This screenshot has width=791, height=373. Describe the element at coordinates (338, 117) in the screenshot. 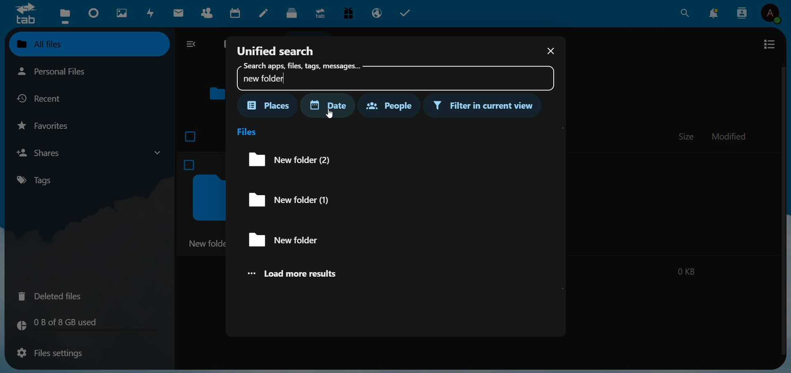

I see `cursor` at that location.